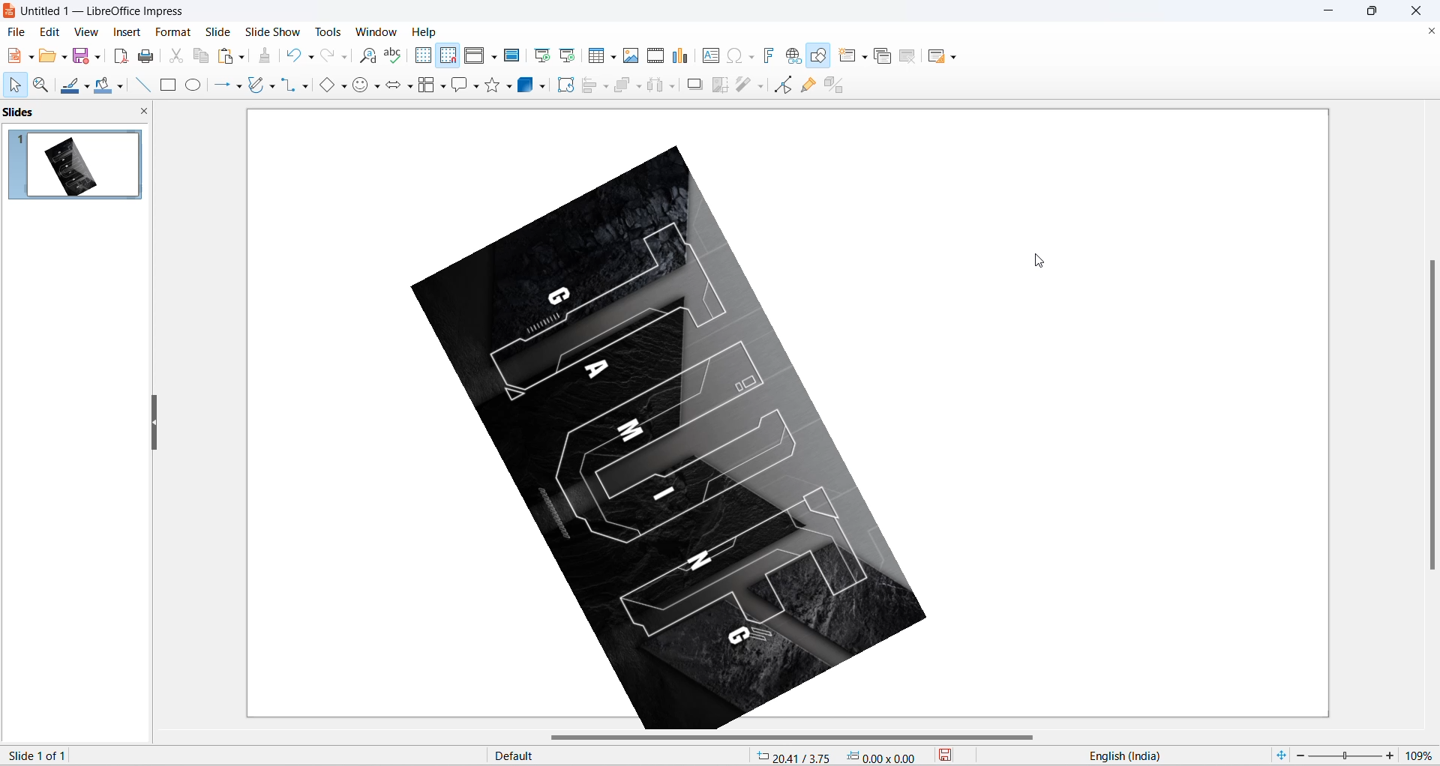  Describe the element at coordinates (178, 55) in the screenshot. I see `cut` at that location.